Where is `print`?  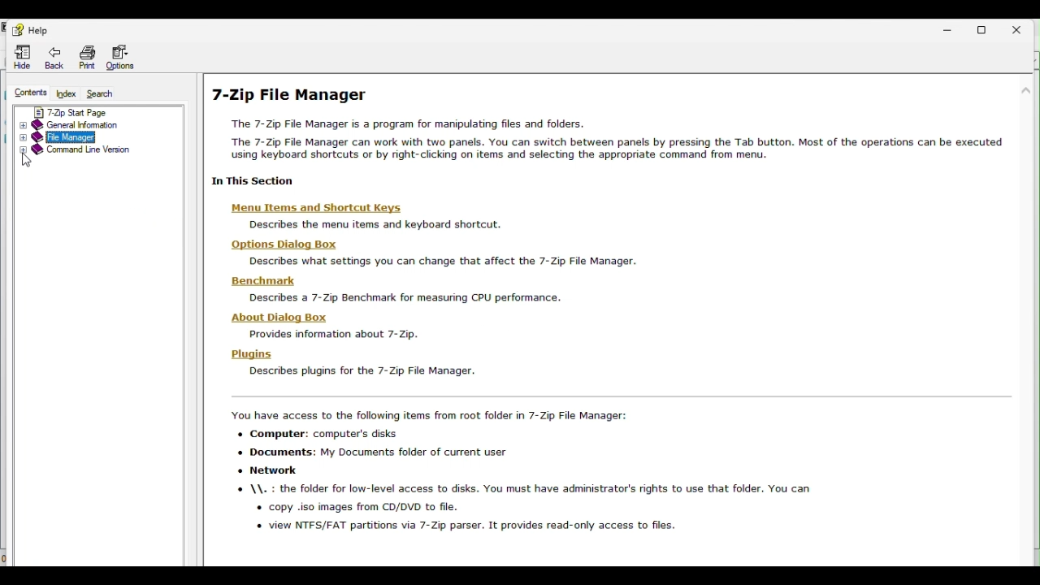
print is located at coordinates (86, 57).